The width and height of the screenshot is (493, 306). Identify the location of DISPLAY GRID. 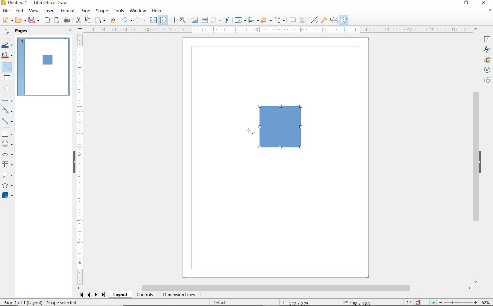
(154, 20).